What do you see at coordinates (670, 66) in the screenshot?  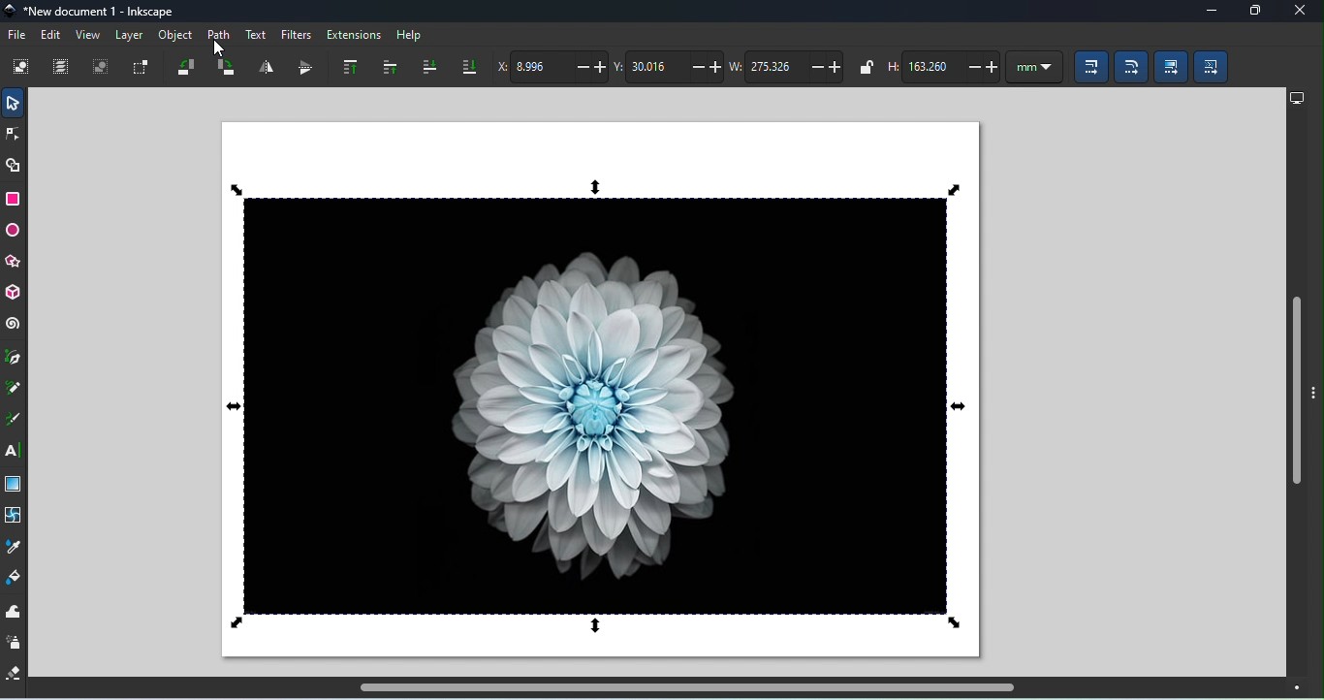 I see `Vertical coordinate of the selection` at bounding box center [670, 66].